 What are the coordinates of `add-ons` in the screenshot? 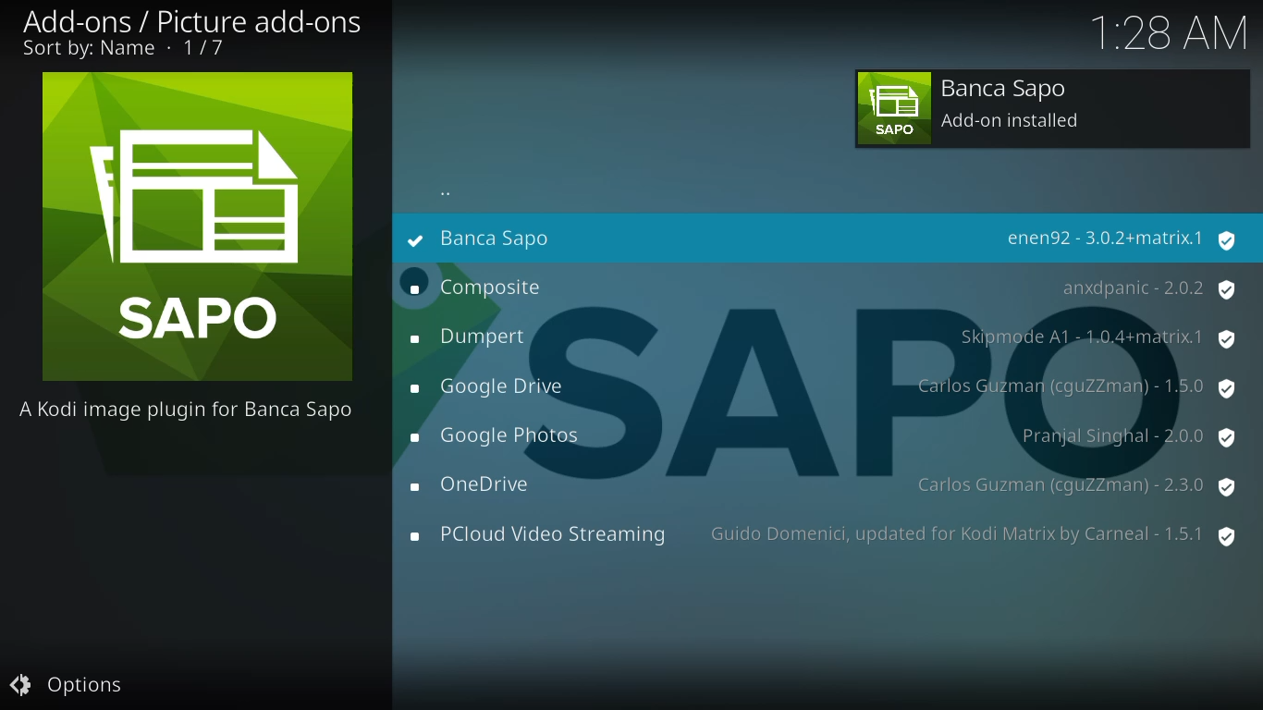 It's located at (231, 18).